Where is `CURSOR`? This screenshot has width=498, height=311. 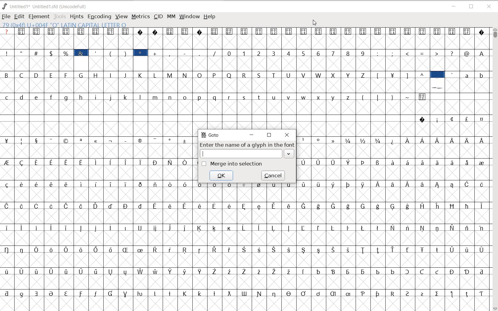 CURSOR is located at coordinates (315, 23).